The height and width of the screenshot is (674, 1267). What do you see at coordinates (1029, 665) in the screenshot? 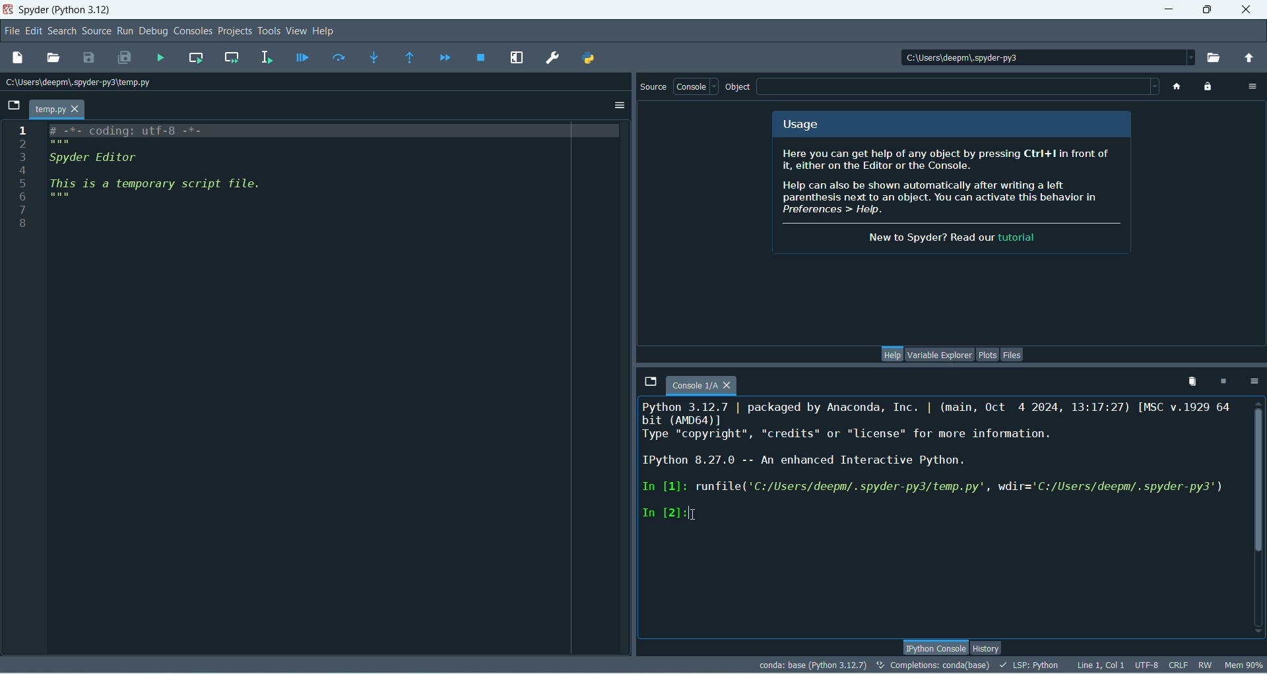
I see `LSP-PYTHON` at bounding box center [1029, 665].